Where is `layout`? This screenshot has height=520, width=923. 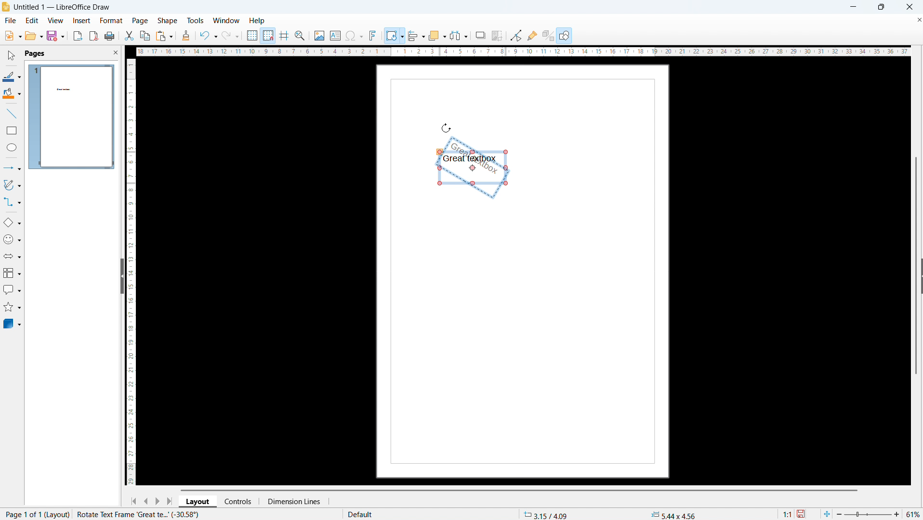
layout is located at coordinates (198, 501).